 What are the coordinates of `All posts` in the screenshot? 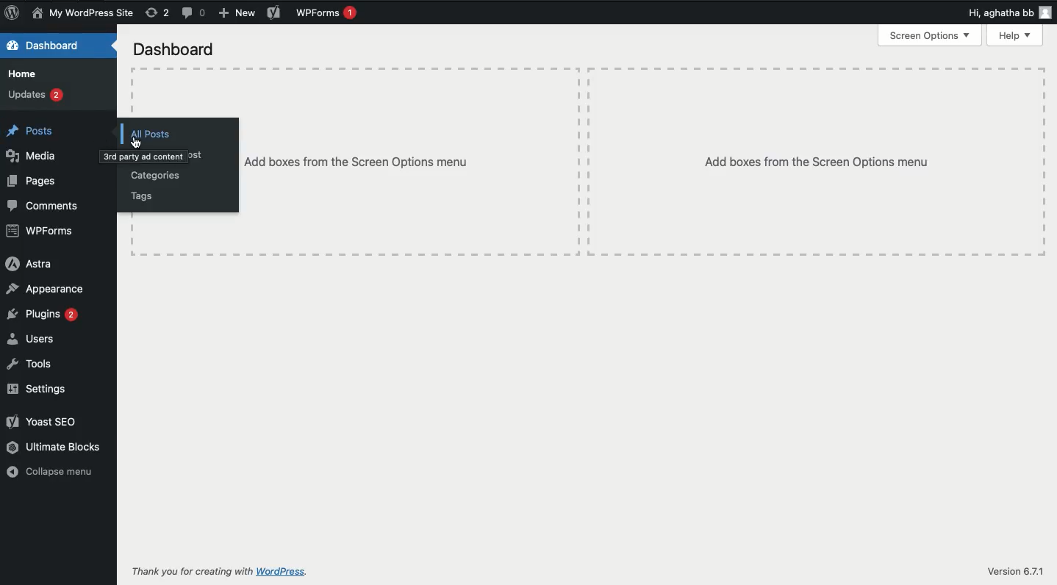 It's located at (151, 134).